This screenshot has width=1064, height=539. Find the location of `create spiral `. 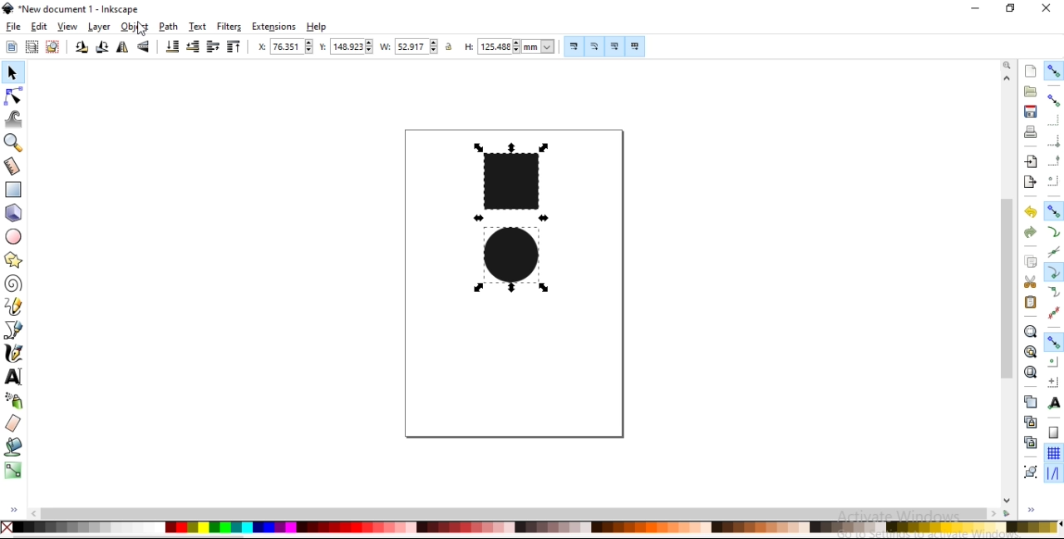

create spiral  is located at coordinates (12, 283).